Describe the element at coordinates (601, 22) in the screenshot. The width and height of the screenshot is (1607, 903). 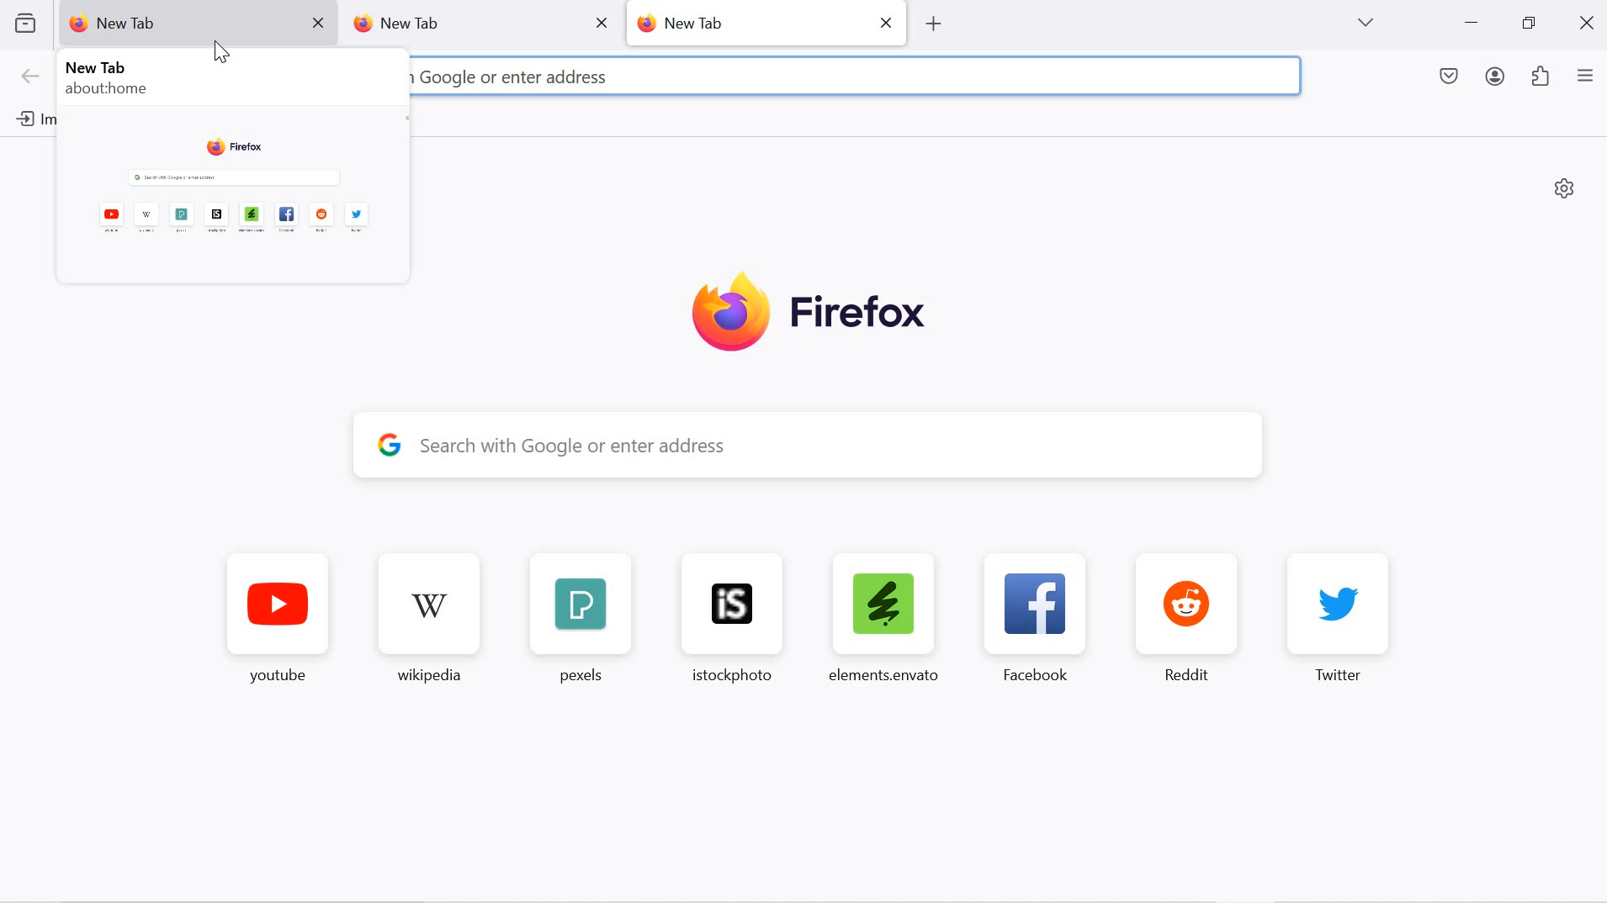
I see `close` at that location.